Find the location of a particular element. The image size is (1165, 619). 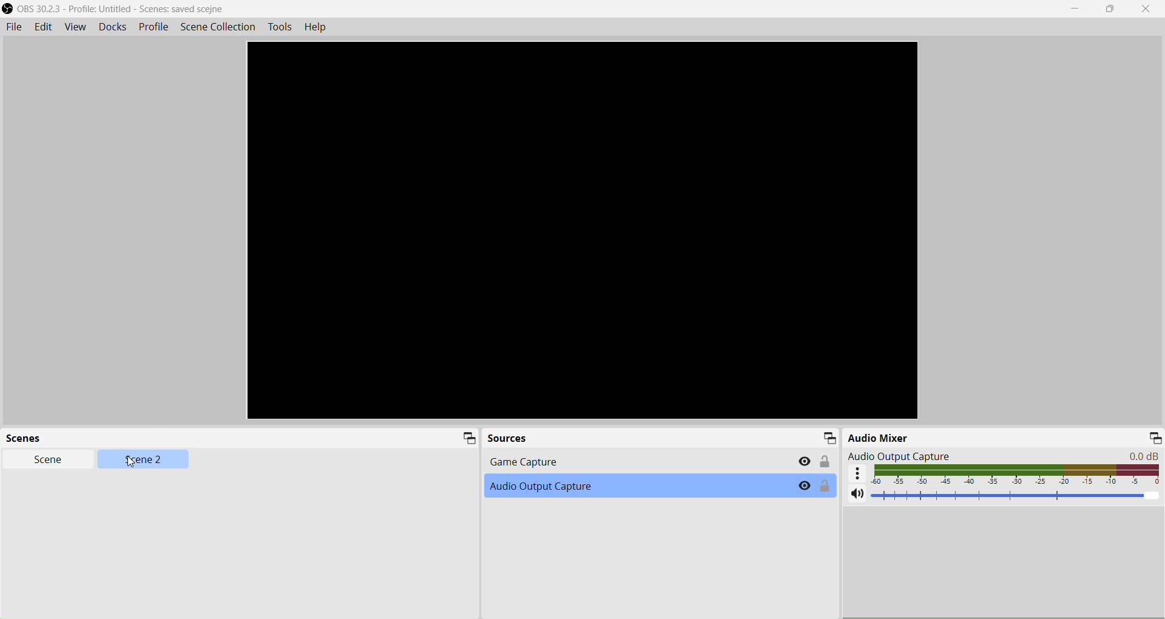

Audio Output Capture is located at coordinates (659, 485).